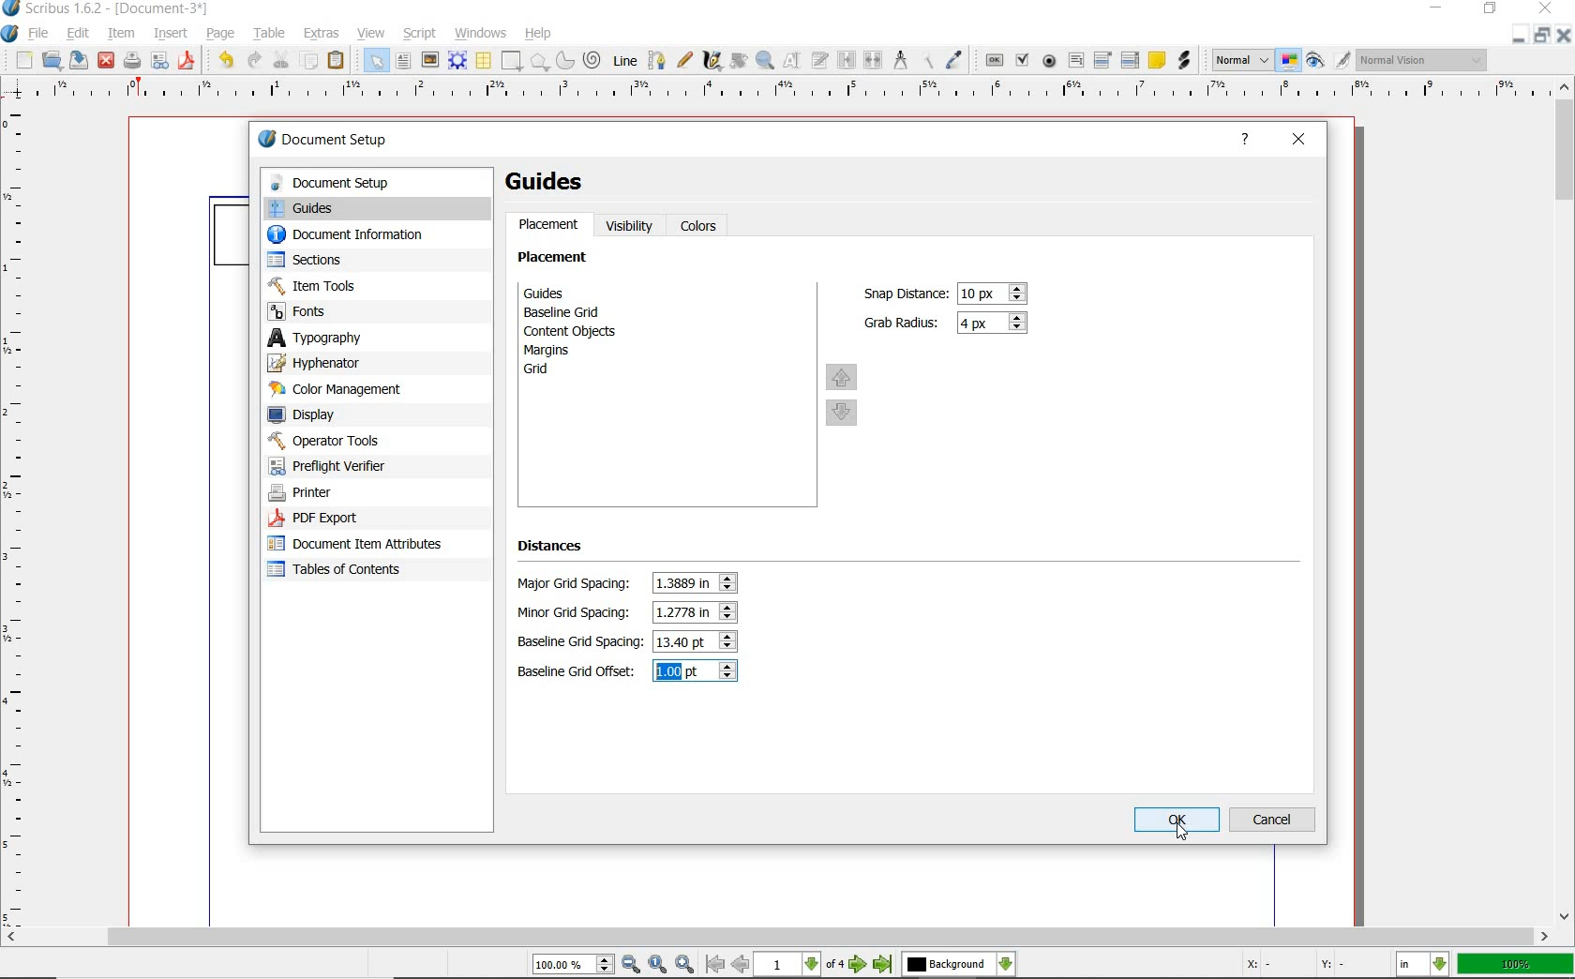 The width and height of the screenshot is (1575, 979). I want to click on print, so click(132, 61).